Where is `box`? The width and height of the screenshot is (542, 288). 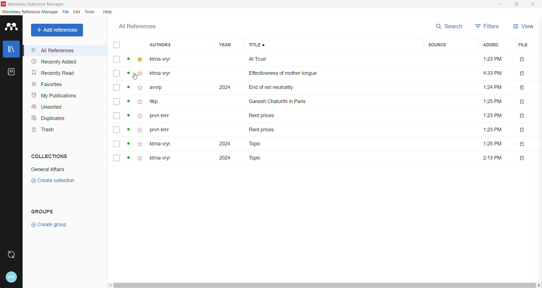 box is located at coordinates (116, 101).